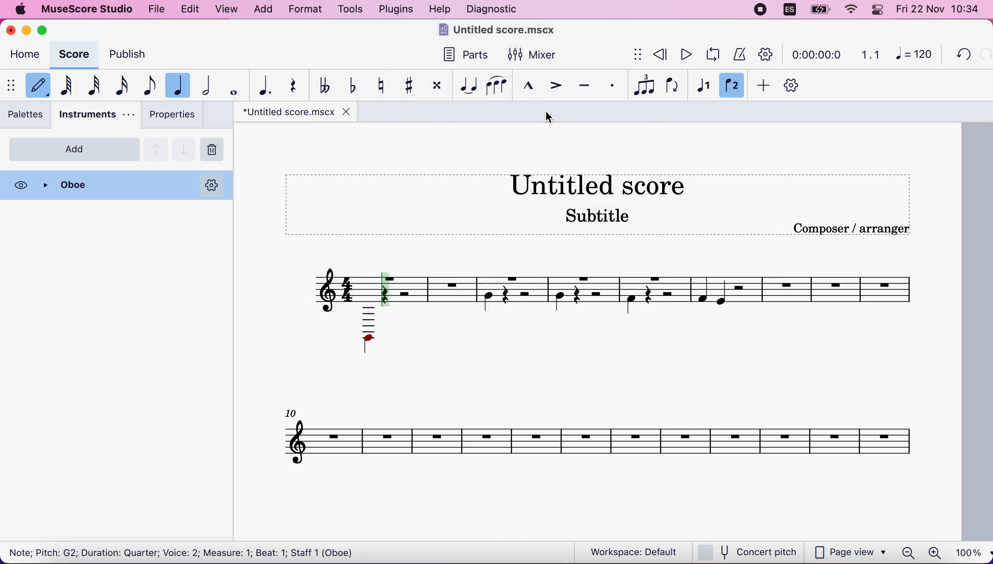 This screenshot has width=993, height=564. What do you see at coordinates (38, 84) in the screenshot?
I see `default` at bounding box center [38, 84].